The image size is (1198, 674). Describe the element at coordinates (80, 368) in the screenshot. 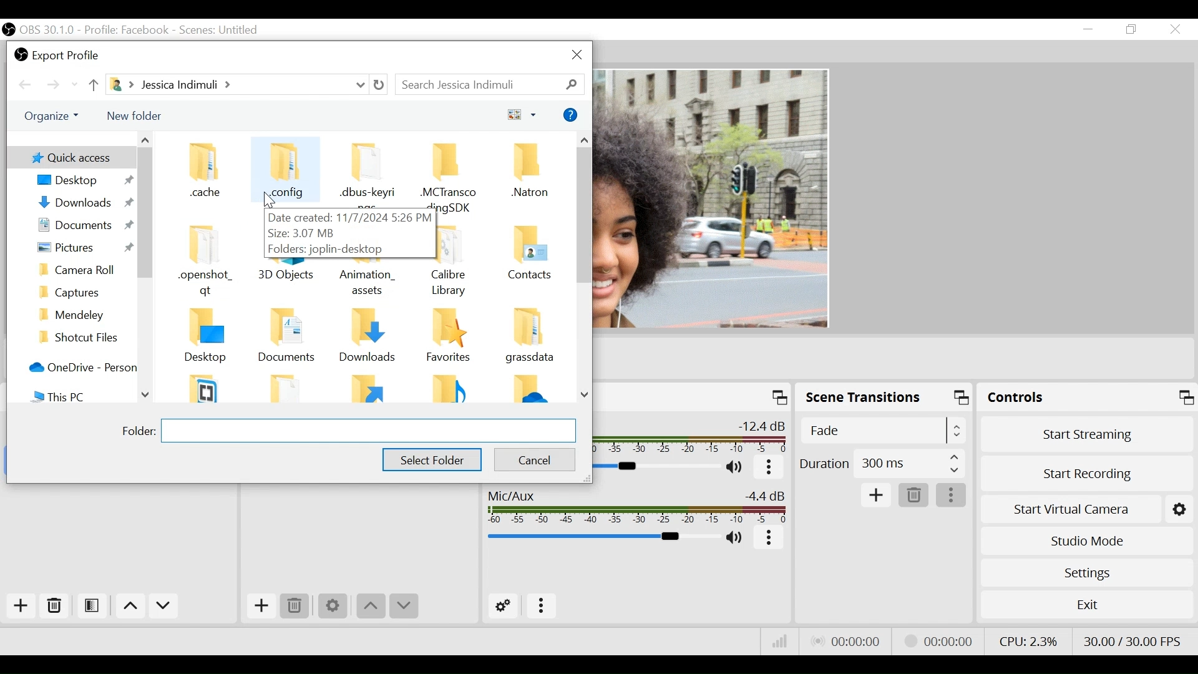

I see `OneDrive` at that location.